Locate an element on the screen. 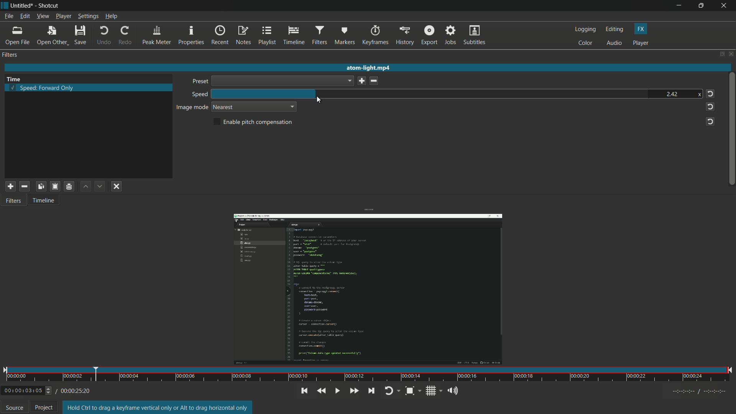 The image size is (736, 414). toggle player looping is located at coordinates (392, 391).